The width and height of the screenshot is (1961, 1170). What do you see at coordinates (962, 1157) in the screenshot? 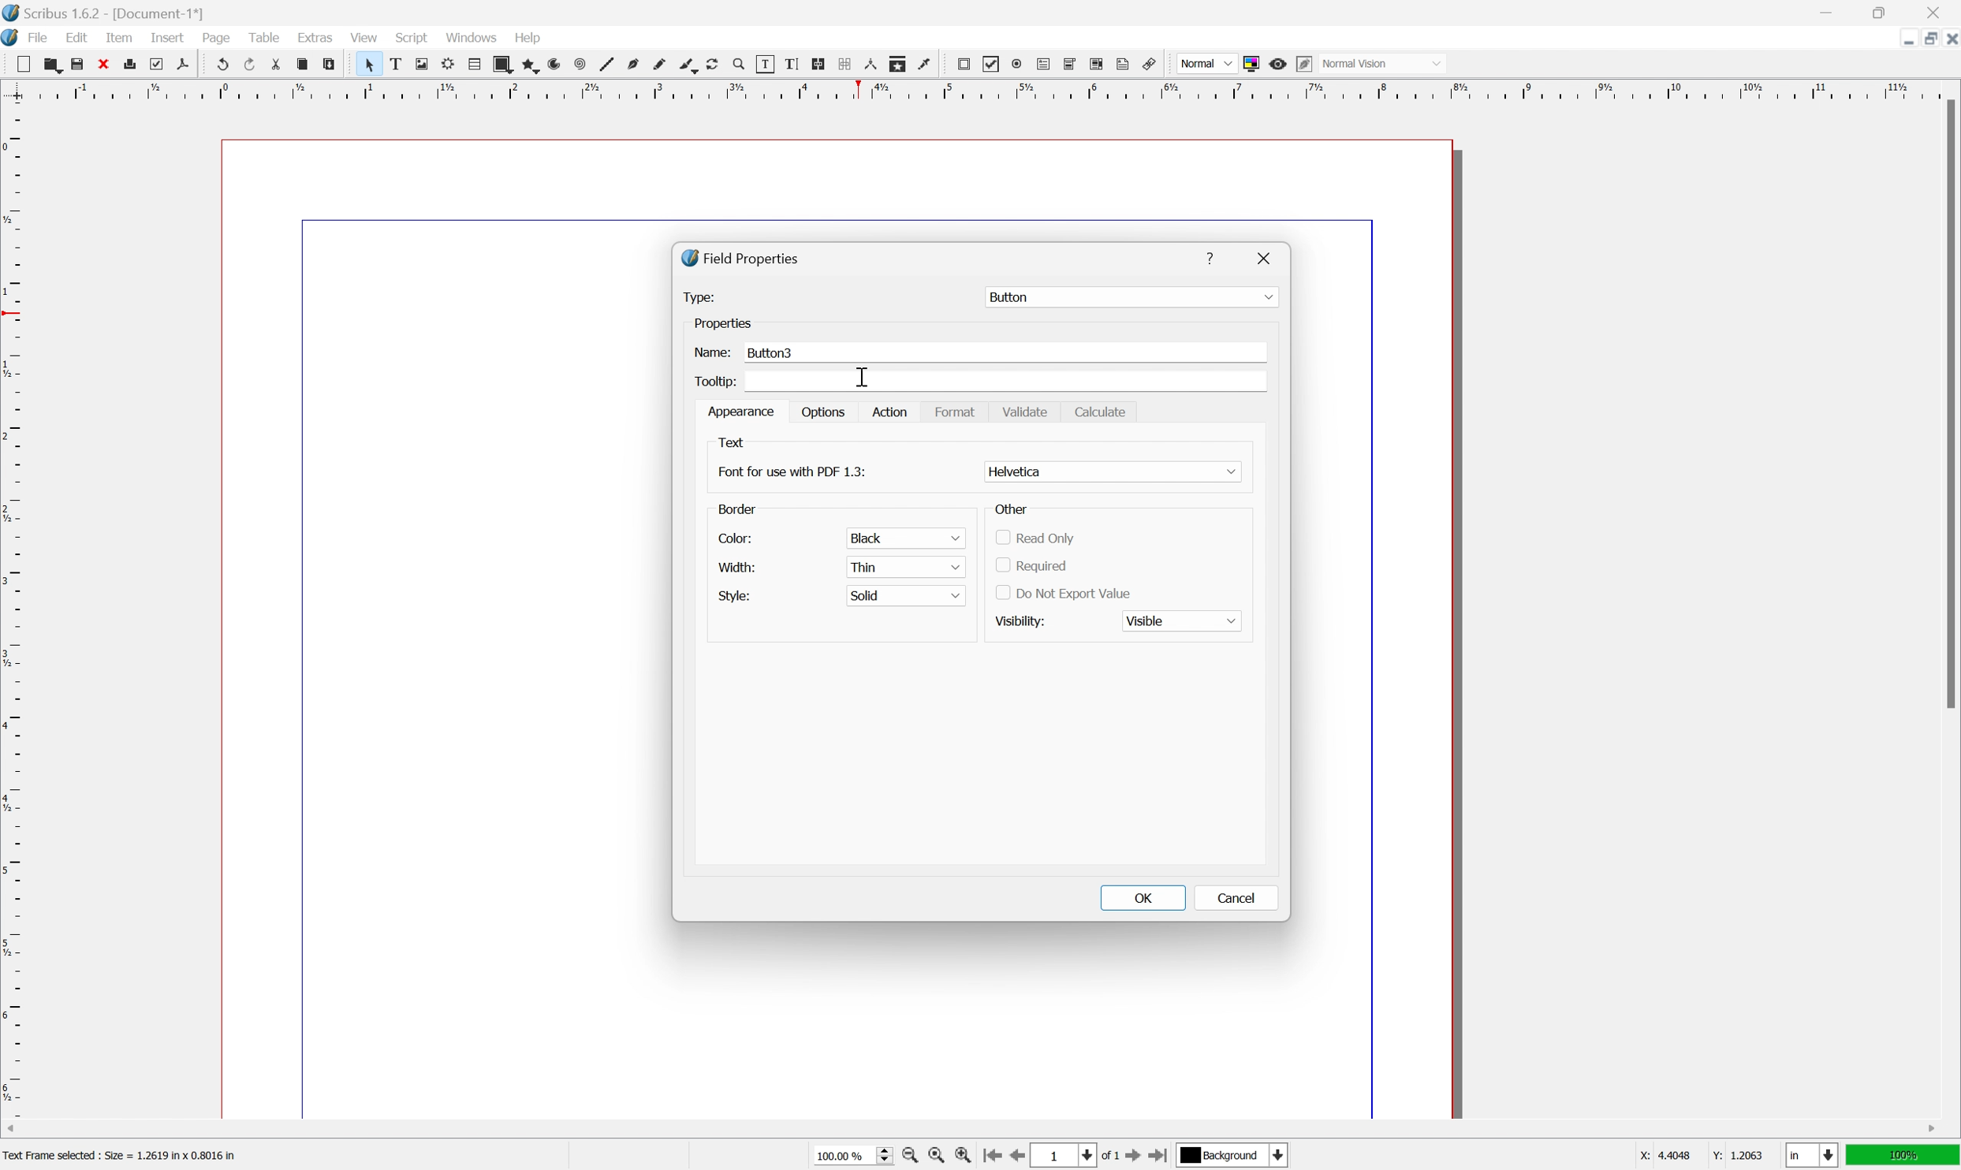
I see `zoom in` at bounding box center [962, 1157].